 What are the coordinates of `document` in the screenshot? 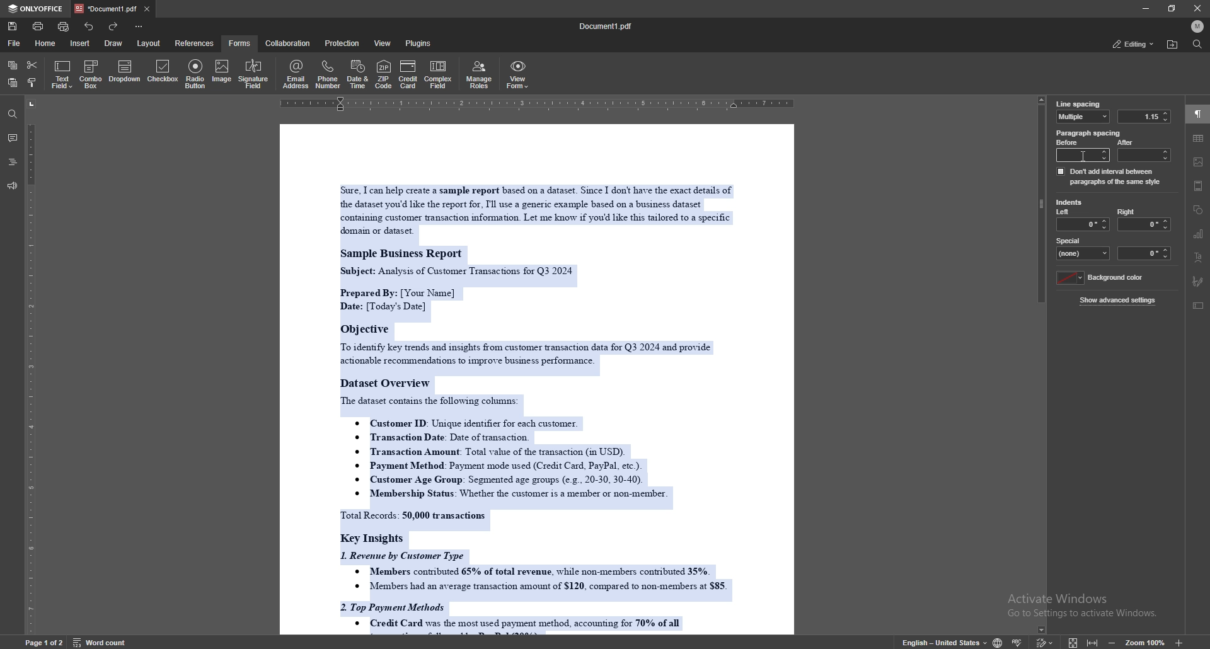 It's located at (534, 381).